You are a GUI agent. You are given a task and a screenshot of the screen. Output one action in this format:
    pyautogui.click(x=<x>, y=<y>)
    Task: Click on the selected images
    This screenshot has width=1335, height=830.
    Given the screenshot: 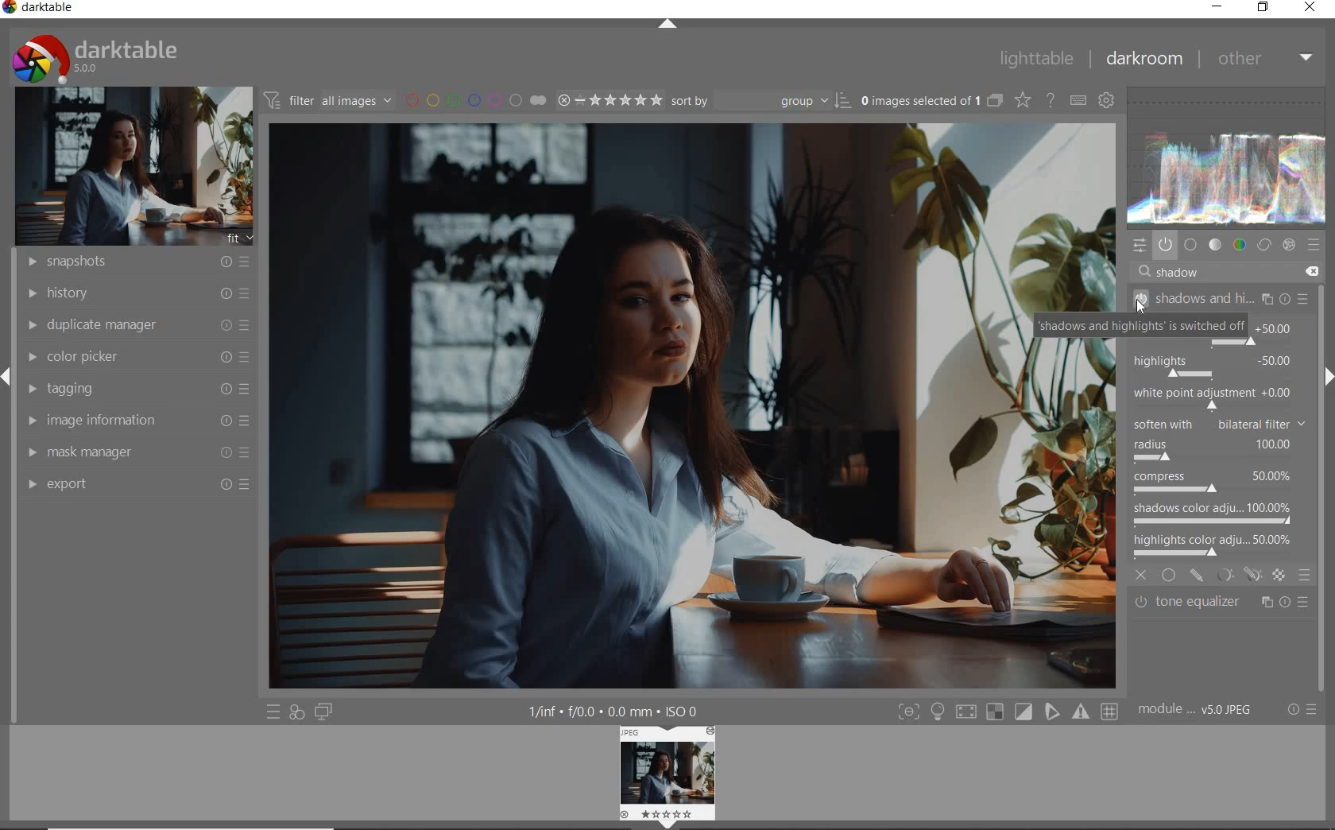 What is the action you would take?
    pyautogui.click(x=919, y=100)
    